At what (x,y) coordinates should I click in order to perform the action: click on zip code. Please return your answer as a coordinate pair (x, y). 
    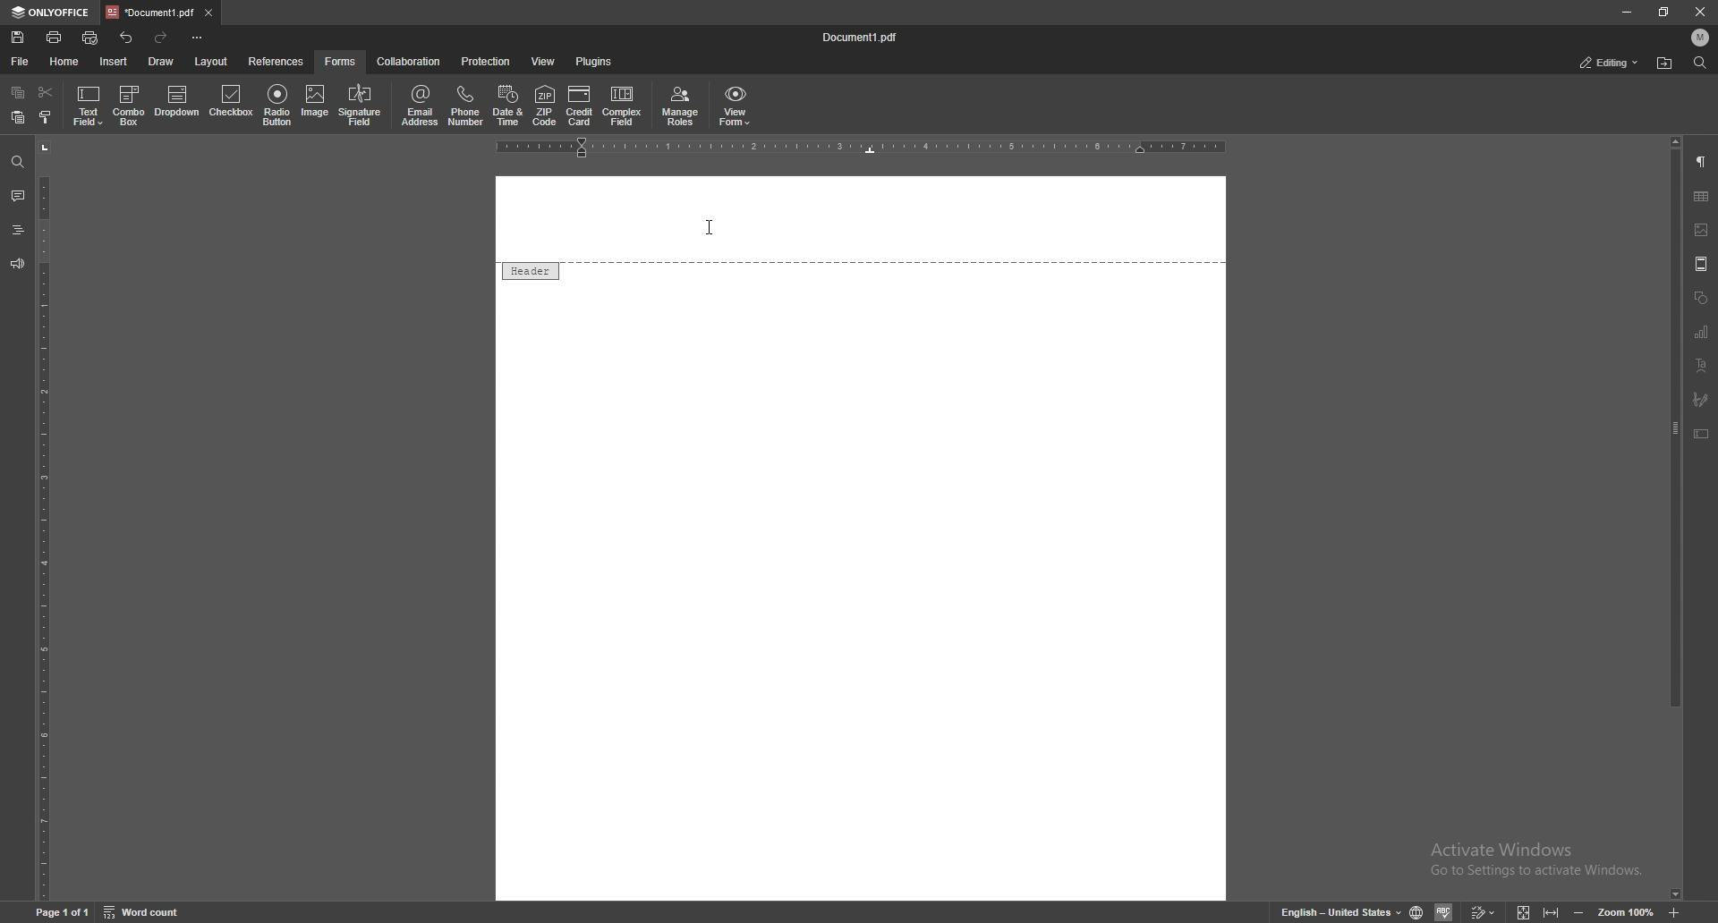
    Looking at the image, I should click on (545, 106).